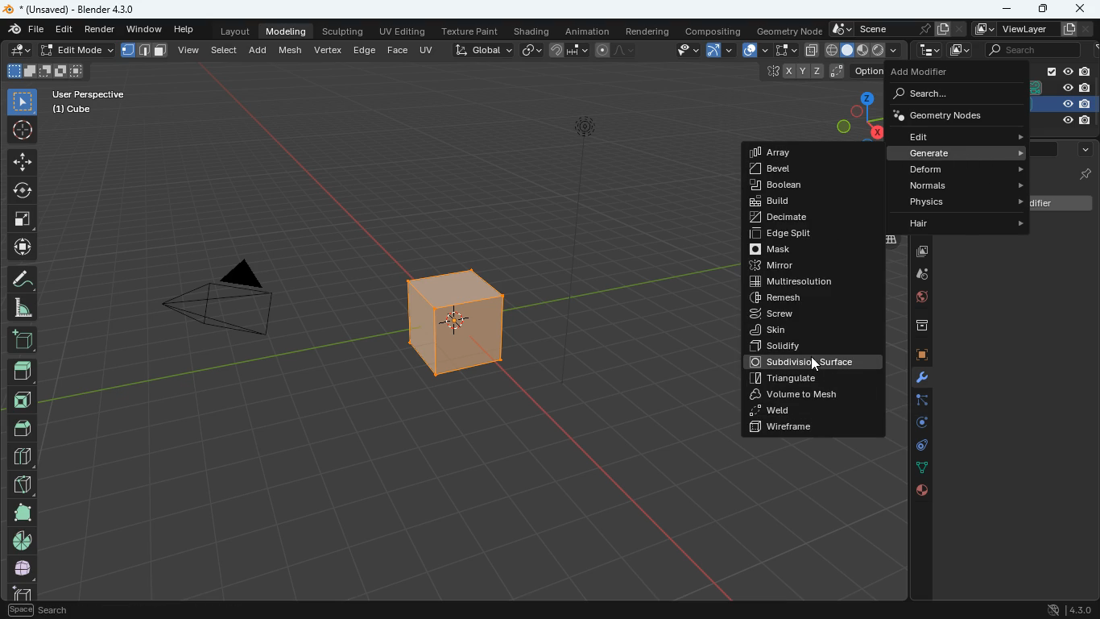 Image resolution: width=1100 pixels, height=619 pixels. I want to click on compositing, so click(712, 31).